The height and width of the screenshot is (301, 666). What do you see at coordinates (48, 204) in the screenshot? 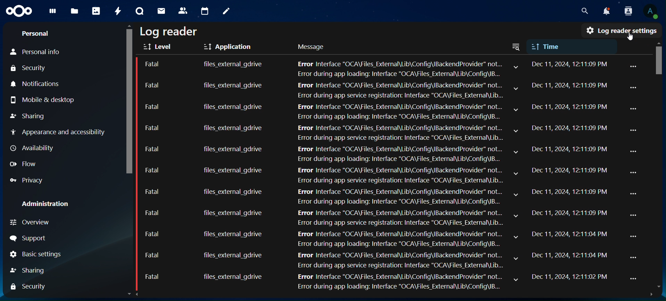
I see `administration` at bounding box center [48, 204].